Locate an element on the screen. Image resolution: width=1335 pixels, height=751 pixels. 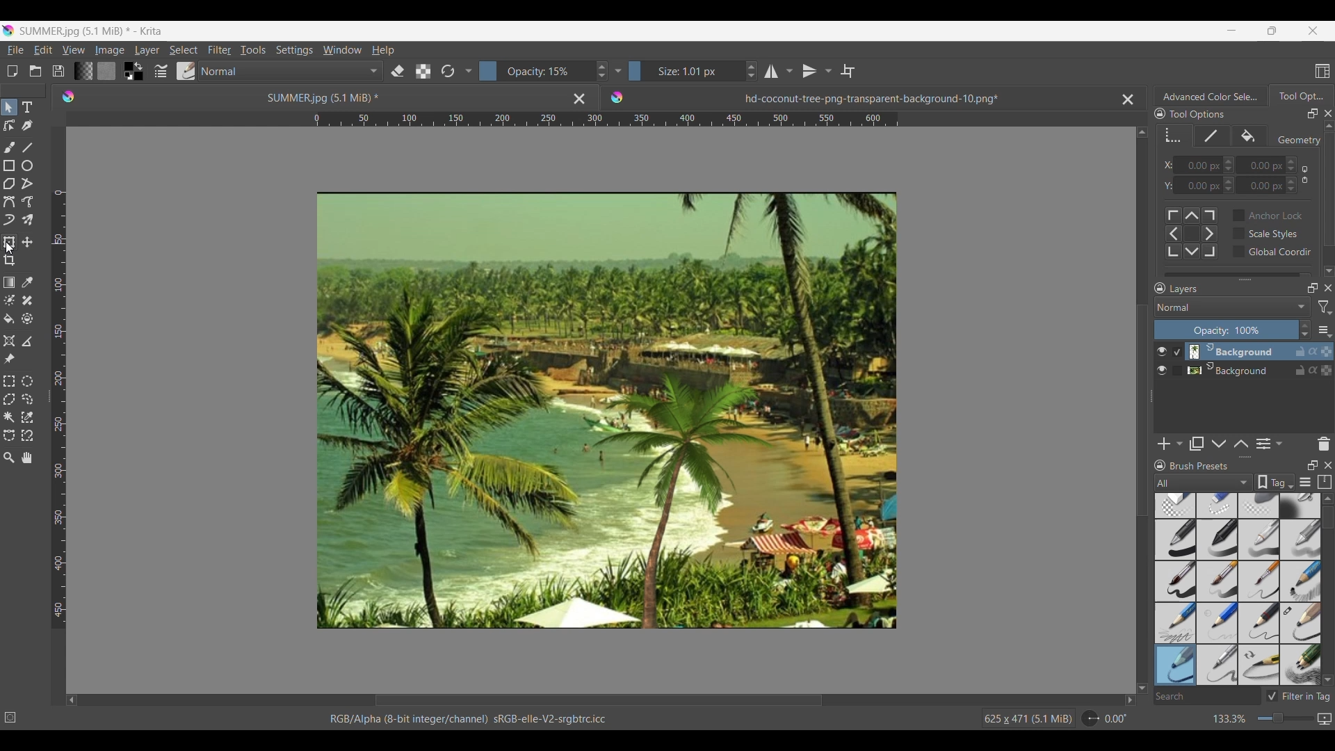
Y is located at coordinates (1164, 185).